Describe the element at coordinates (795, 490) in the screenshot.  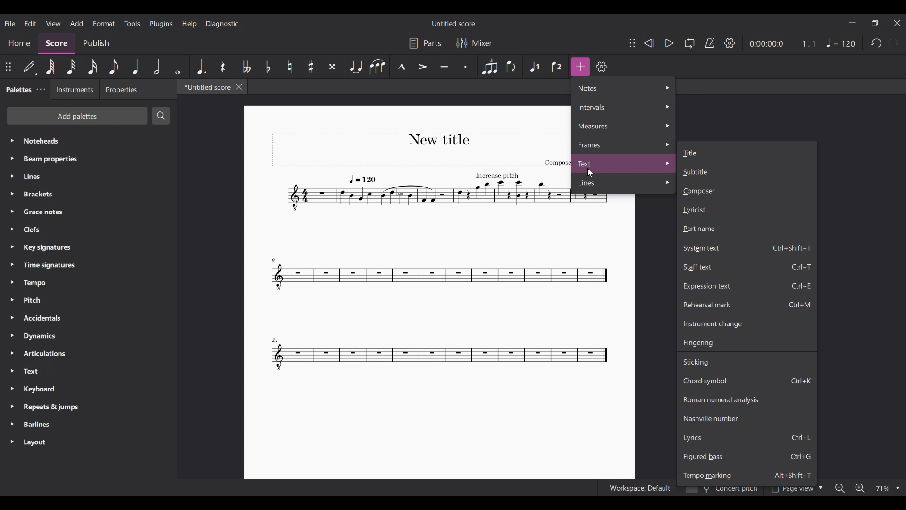
I see `Page view options` at that location.